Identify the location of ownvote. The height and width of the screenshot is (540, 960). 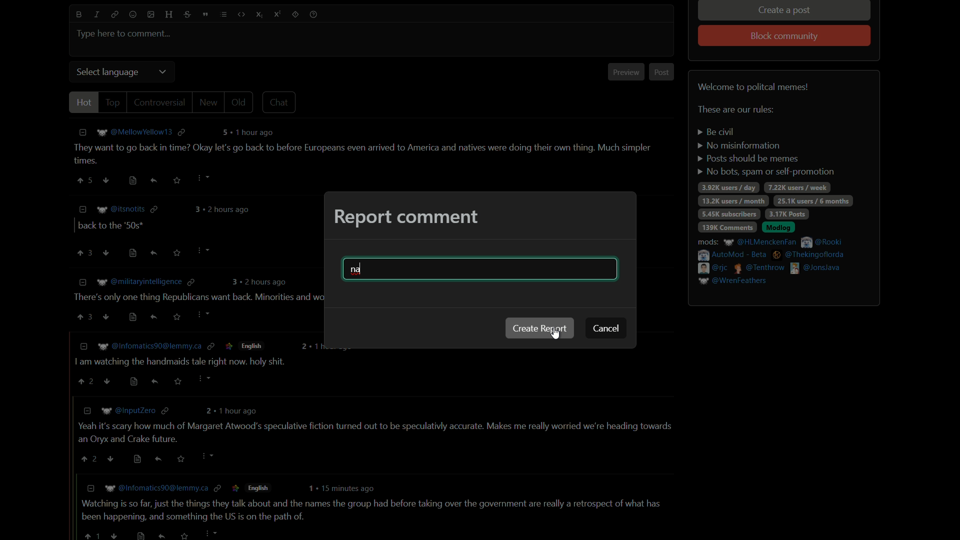
(107, 252).